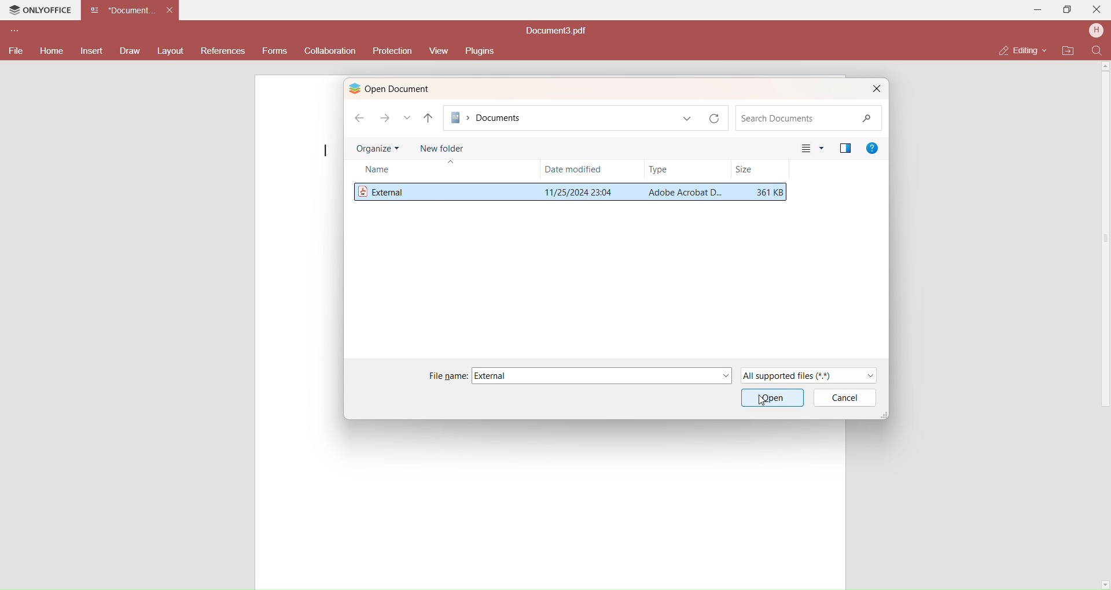 The image size is (1111, 590). I want to click on Reload, so click(718, 119).